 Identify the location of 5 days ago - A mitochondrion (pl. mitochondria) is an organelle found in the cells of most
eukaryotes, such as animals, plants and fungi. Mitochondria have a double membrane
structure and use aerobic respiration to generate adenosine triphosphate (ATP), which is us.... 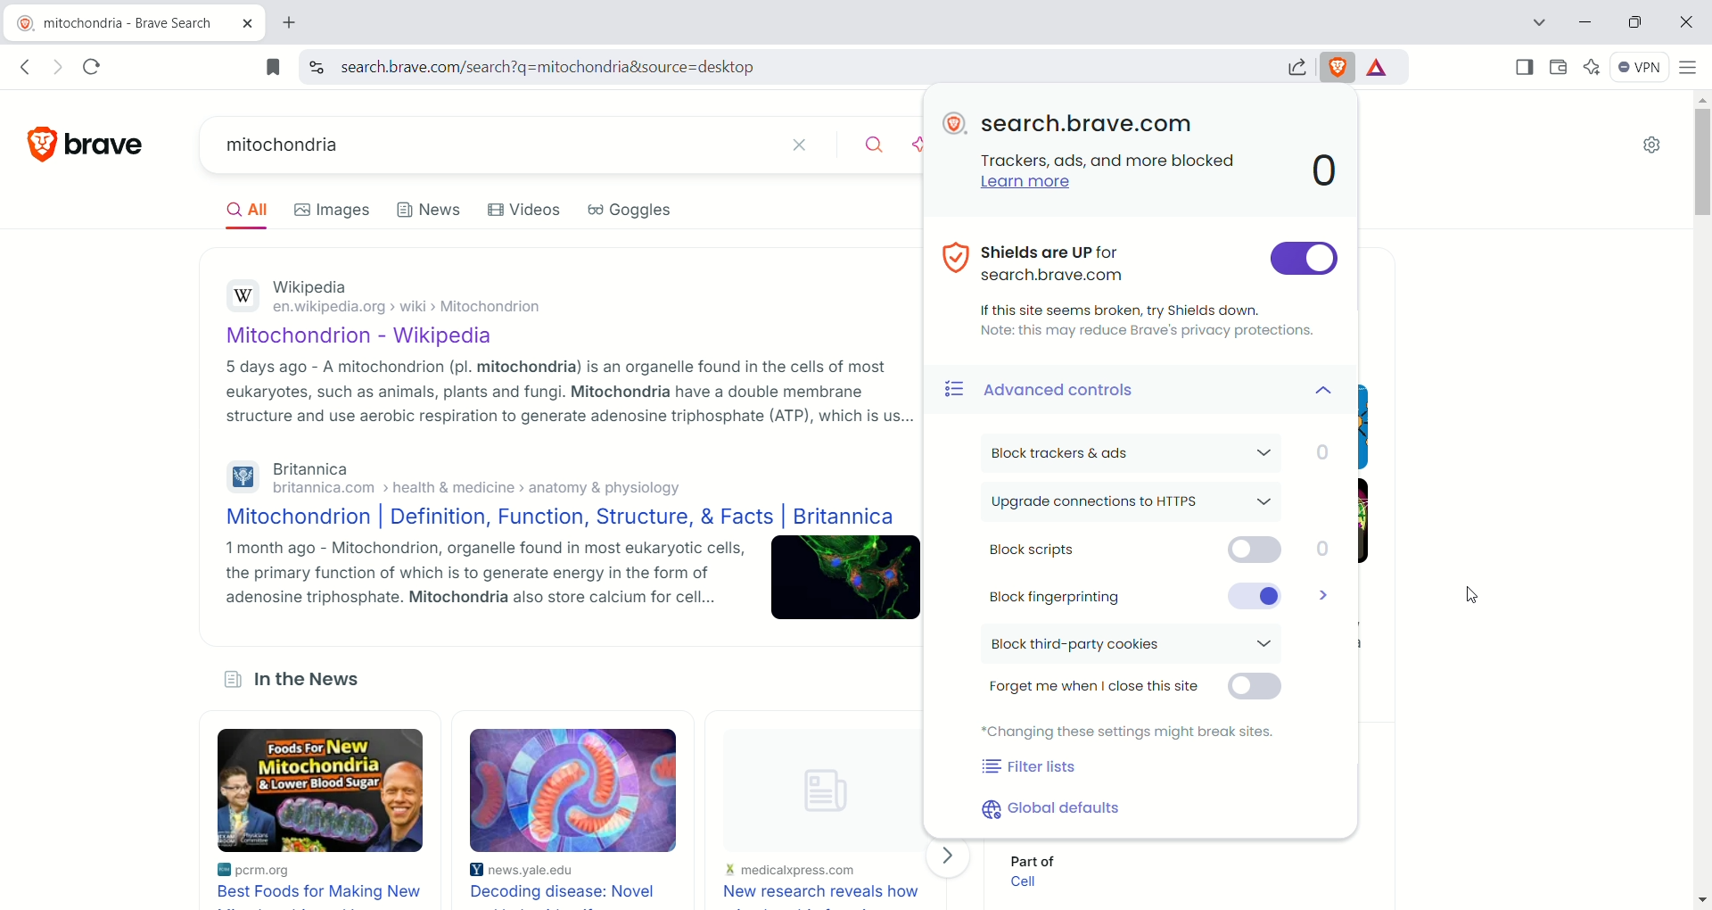
(572, 392).